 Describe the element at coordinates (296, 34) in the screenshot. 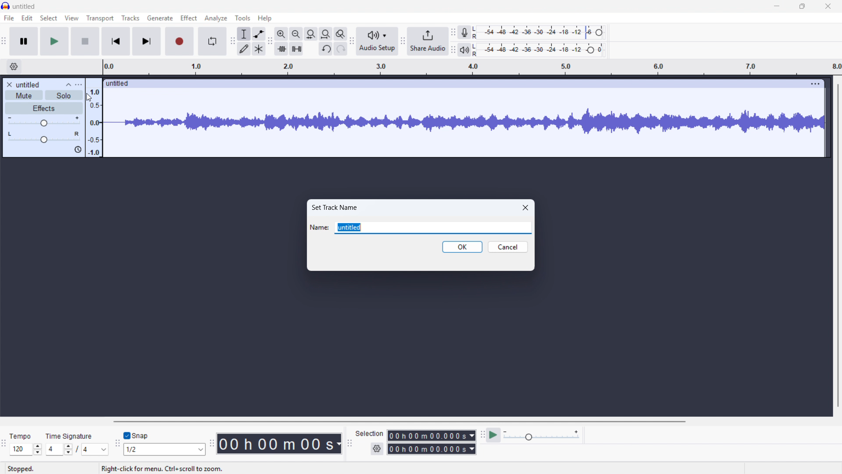

I see `Zoom out ` at that location.